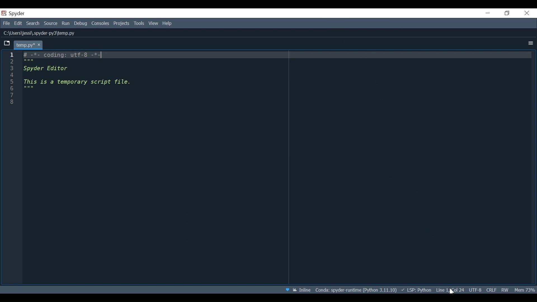 The width and height of the screenshot is (537, 302). I want to click on Memory Usage, so click(524, 289).